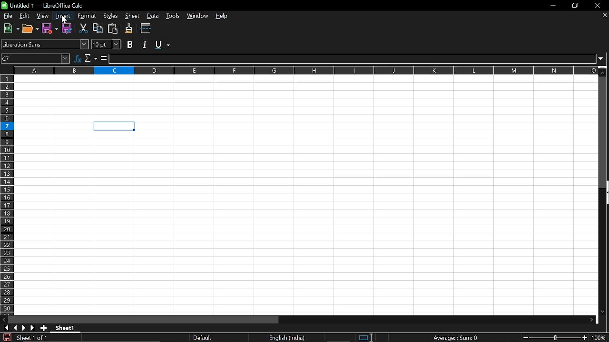  What do you see at coordinates (287, 338) in the screenshot?
I see `Language` at bounding box center [287, 338].